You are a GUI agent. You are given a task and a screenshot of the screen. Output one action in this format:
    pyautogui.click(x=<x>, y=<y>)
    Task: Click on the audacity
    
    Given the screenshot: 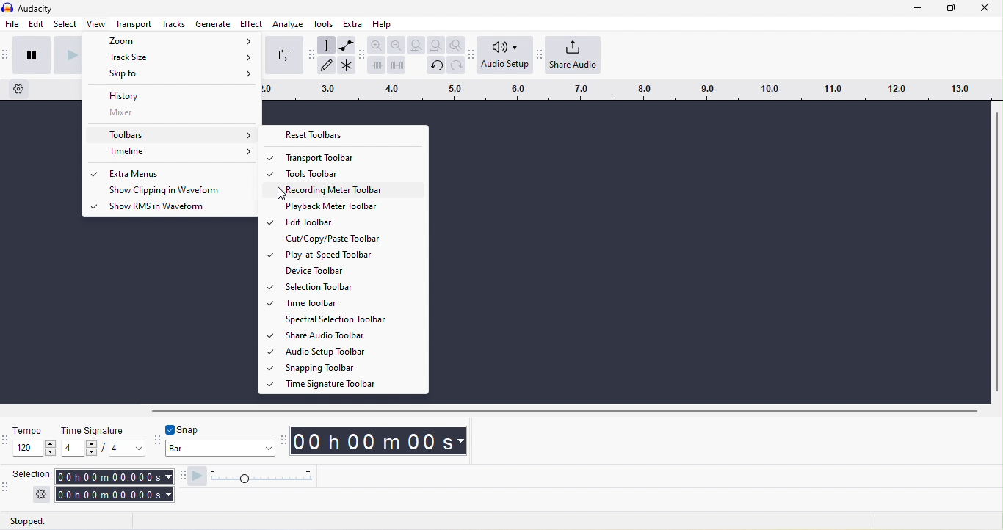 What is the action you would take?
    pyautogui.click(x=35, y=9)
    